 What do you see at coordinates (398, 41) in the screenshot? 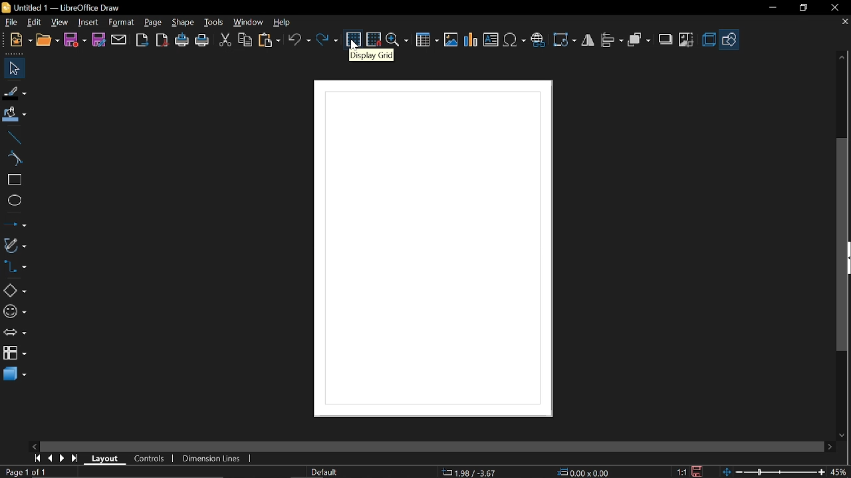
I see `zoom` at bounding box center [398, 41].